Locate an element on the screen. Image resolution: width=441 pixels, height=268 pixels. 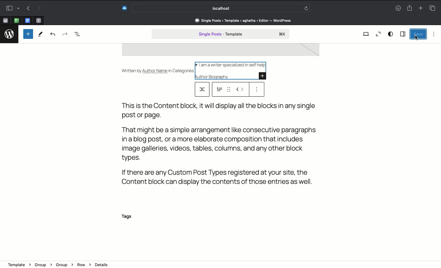
Address is located at coordinates (242, 20).